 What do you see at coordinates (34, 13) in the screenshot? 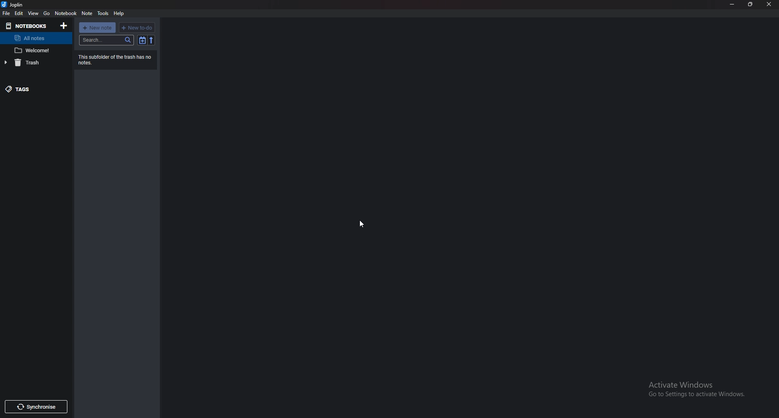
I see `view` at bounding box center [34, 13].